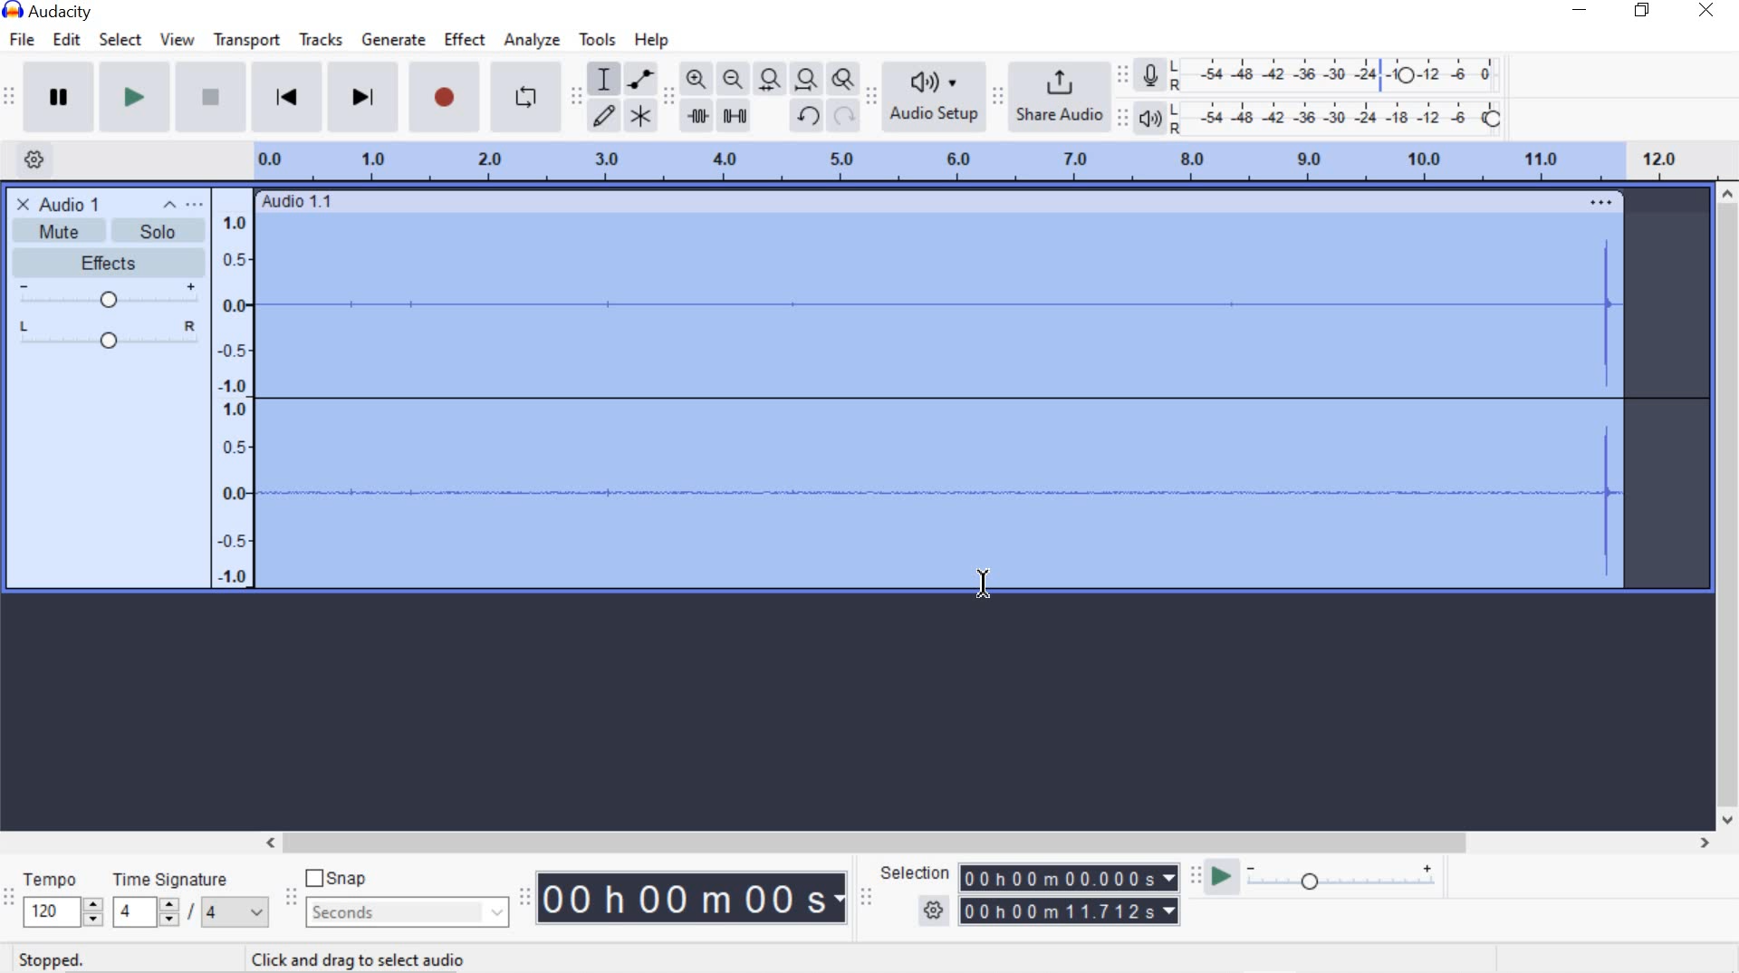 The width and height of the screenshot is (1739, 973). What do you see at coordinates (643, 78) in the screenshot?
I see `Envelope Tool` at bounding box center [643, 78].